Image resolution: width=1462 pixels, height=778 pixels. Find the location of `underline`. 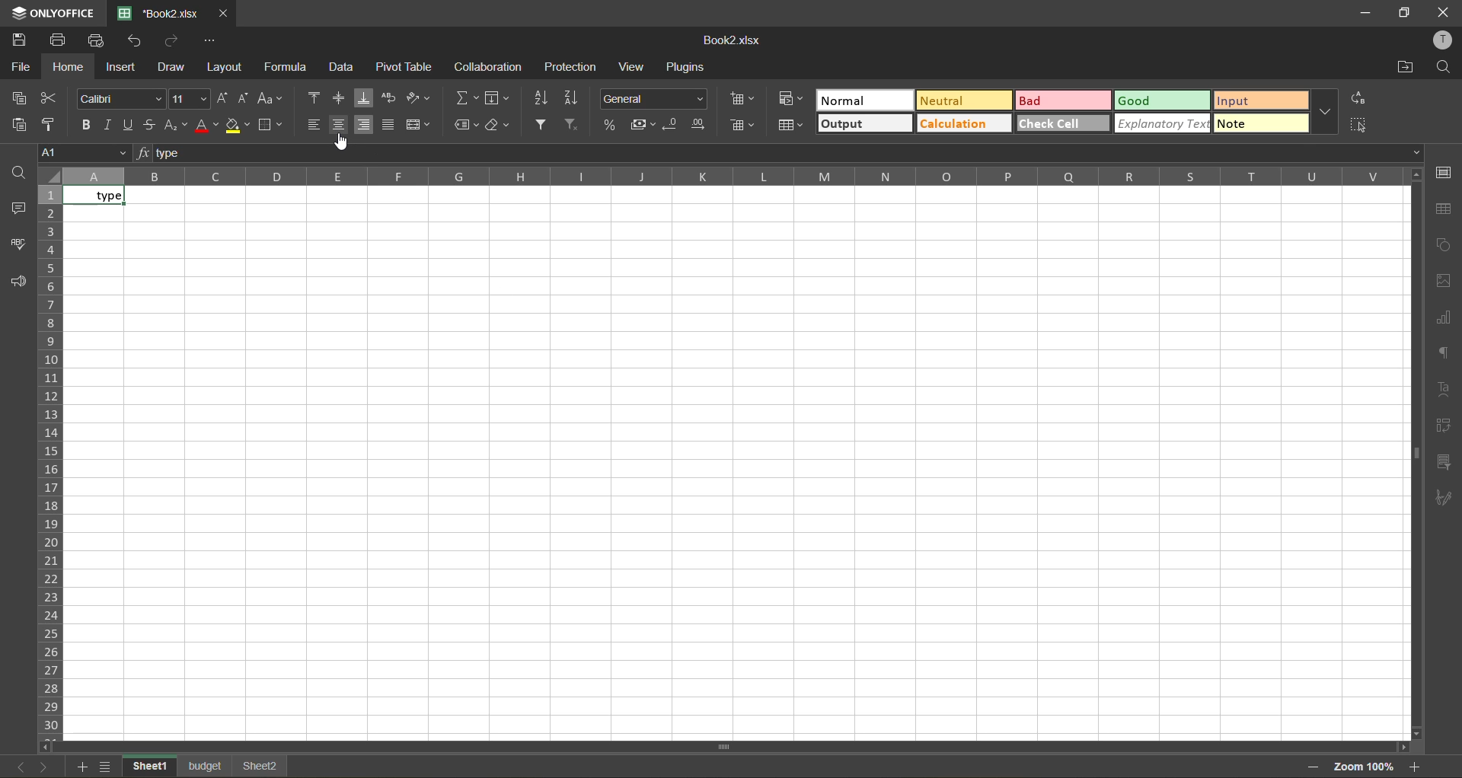

underline is located at coordinates (131, 128).